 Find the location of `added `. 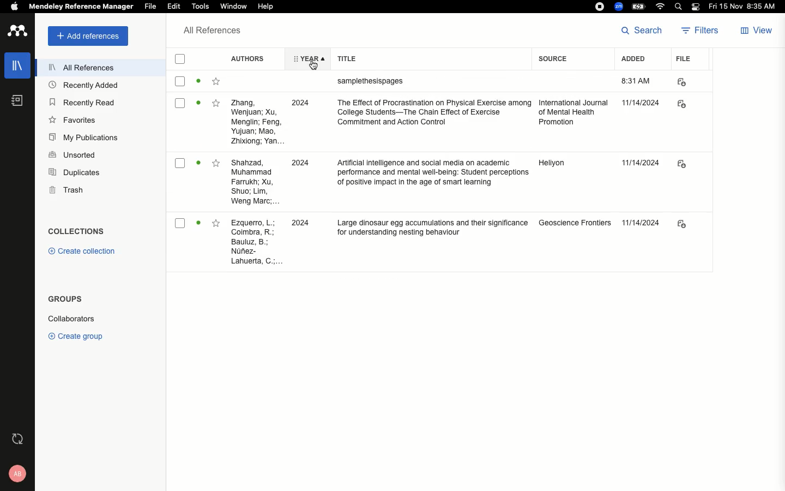

added  is located at coordinates (640, 81).